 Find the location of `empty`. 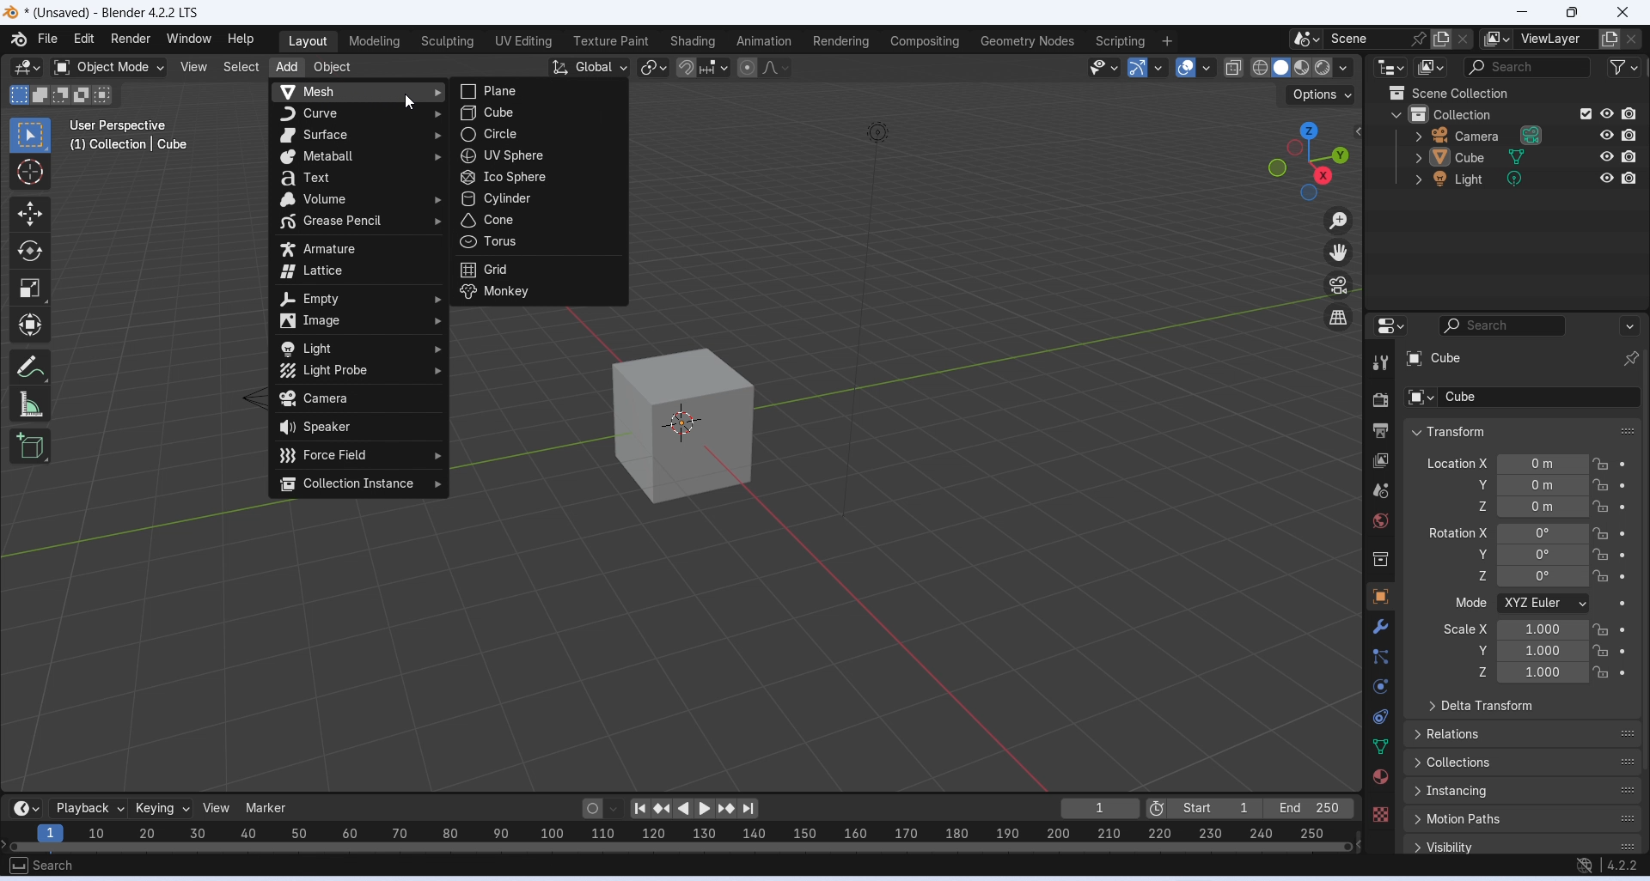

empty is located at coordinates (358, 299).